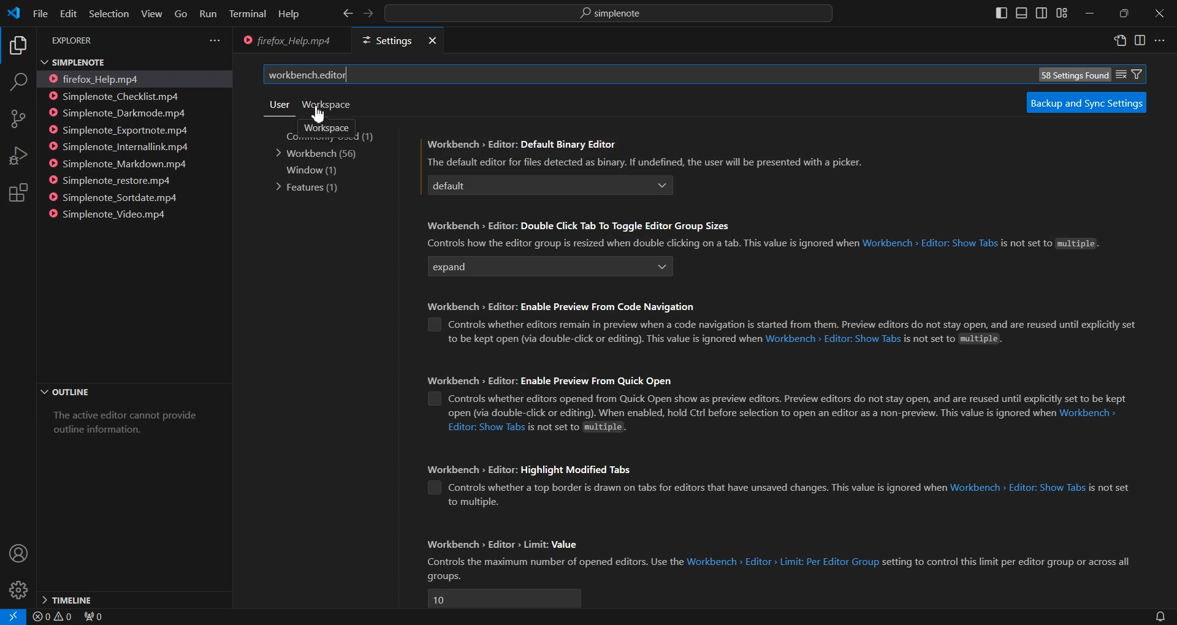 This screenshot has width=1177, height=625. What do you see at coordinates (572, 305) in the screenshot?
I see `Workbench > Editor: Enable Preview From Code Navigation` at bounding box center [572, 305].